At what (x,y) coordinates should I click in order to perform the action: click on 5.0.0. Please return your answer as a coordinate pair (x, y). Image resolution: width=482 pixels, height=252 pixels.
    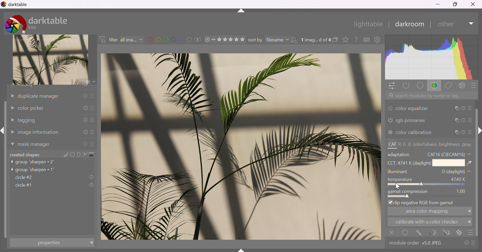
    Looking at the image, I should click on (35, 29).